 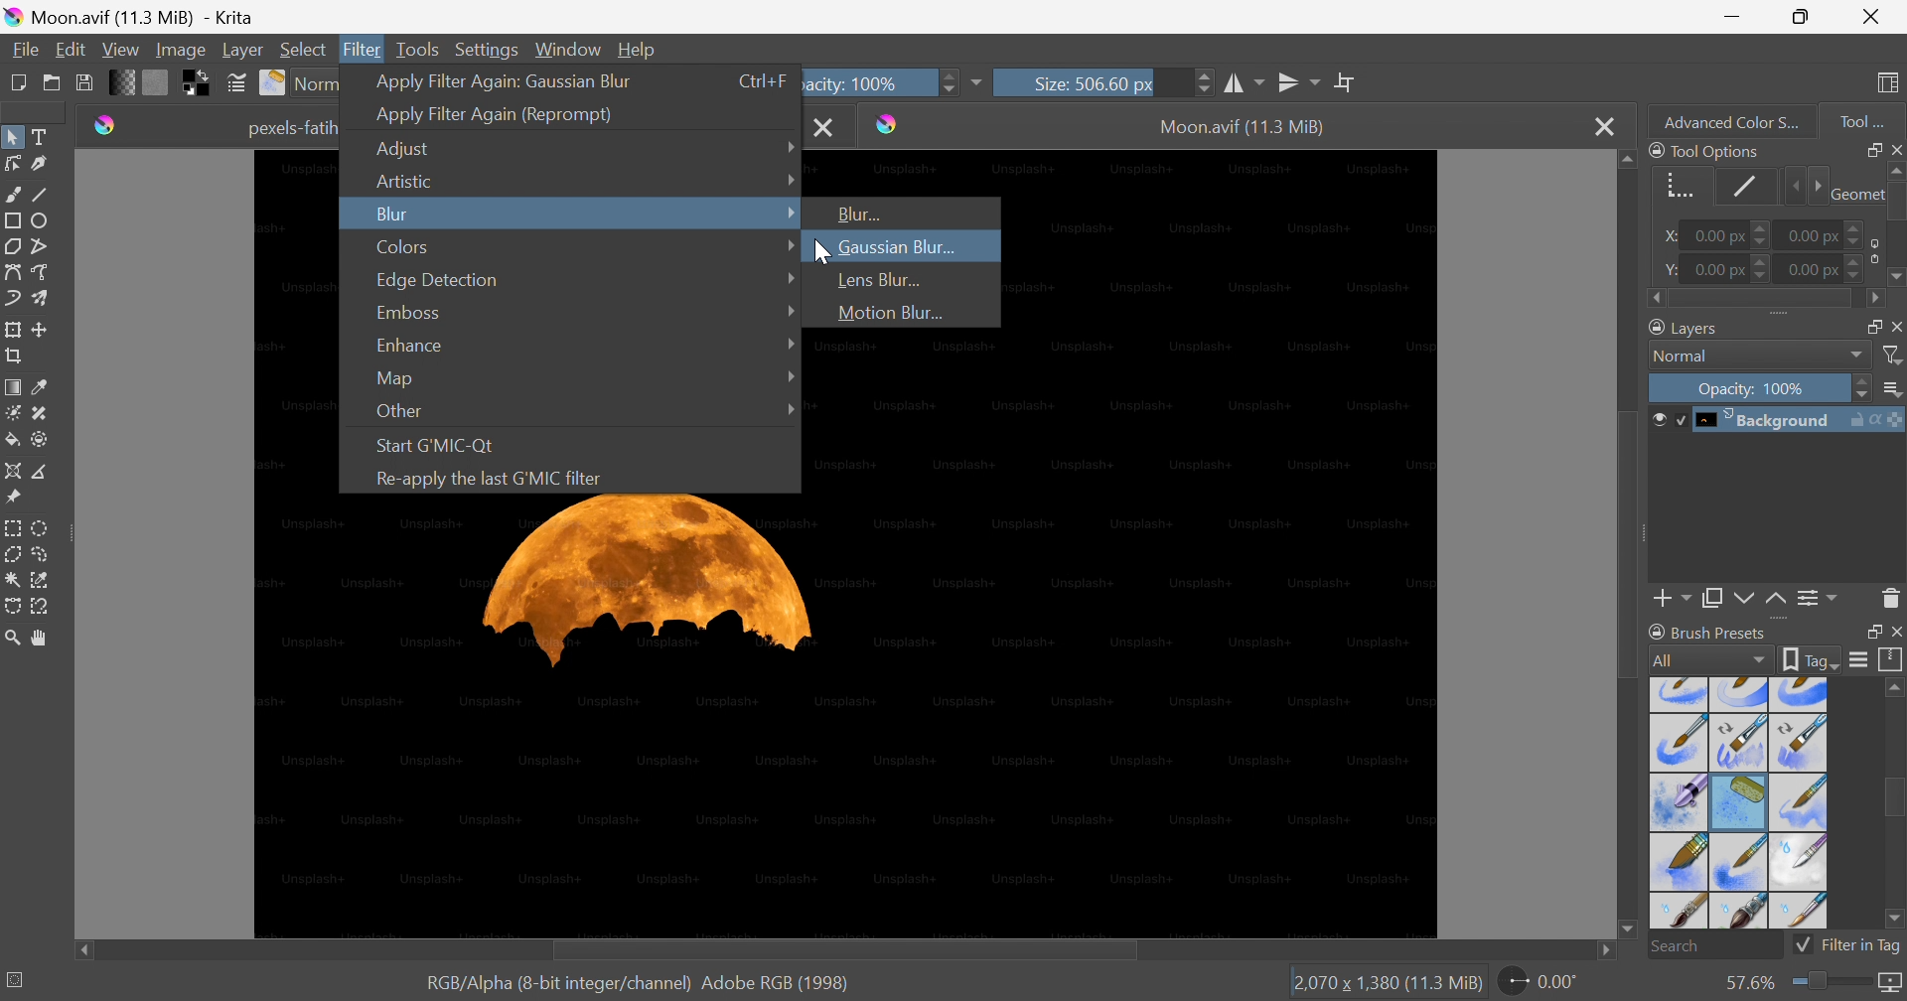 I want to click on 0.00 px, so click(x=1727, y=234).